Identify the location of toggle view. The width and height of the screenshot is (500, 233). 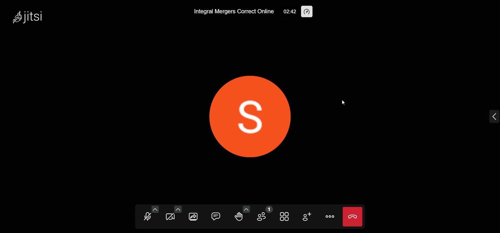
(284, 217).